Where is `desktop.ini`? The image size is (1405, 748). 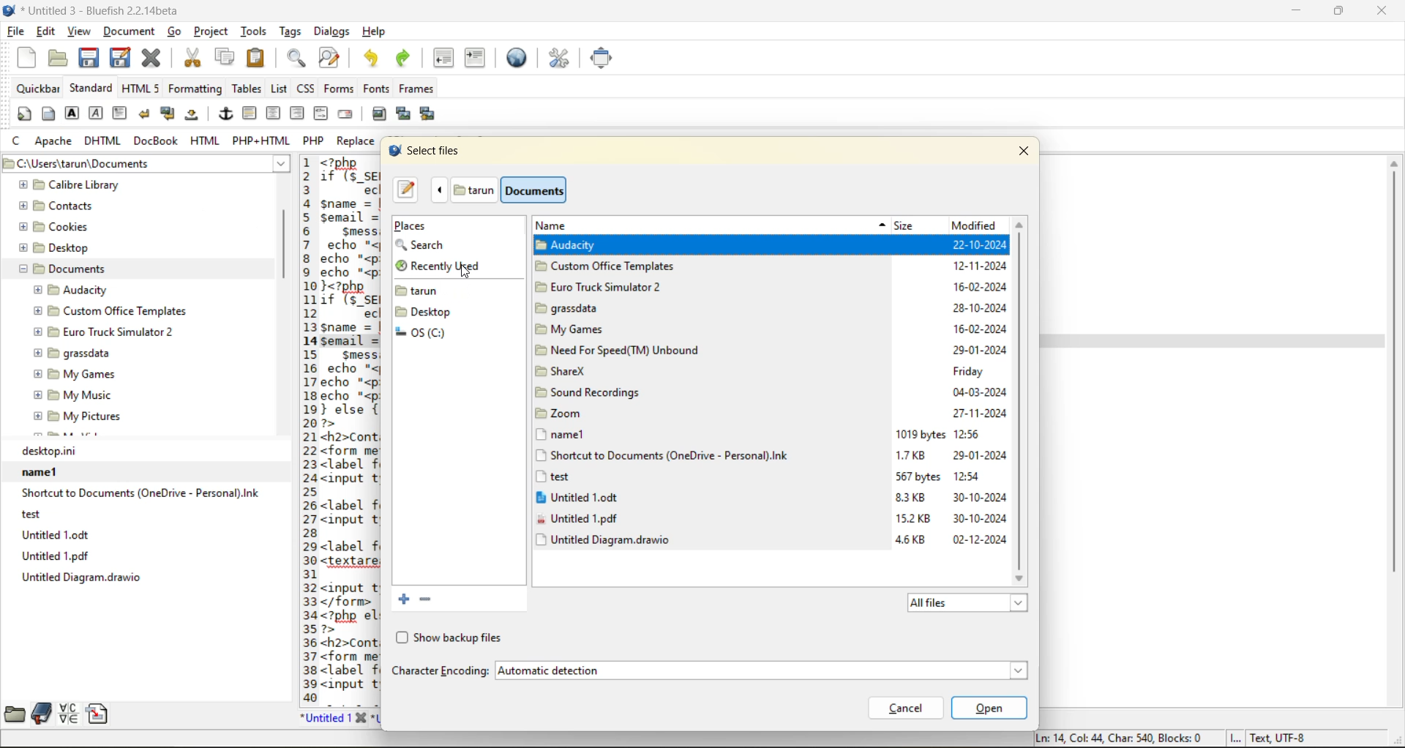
desktop.ini is located at coordinates (146, 451).